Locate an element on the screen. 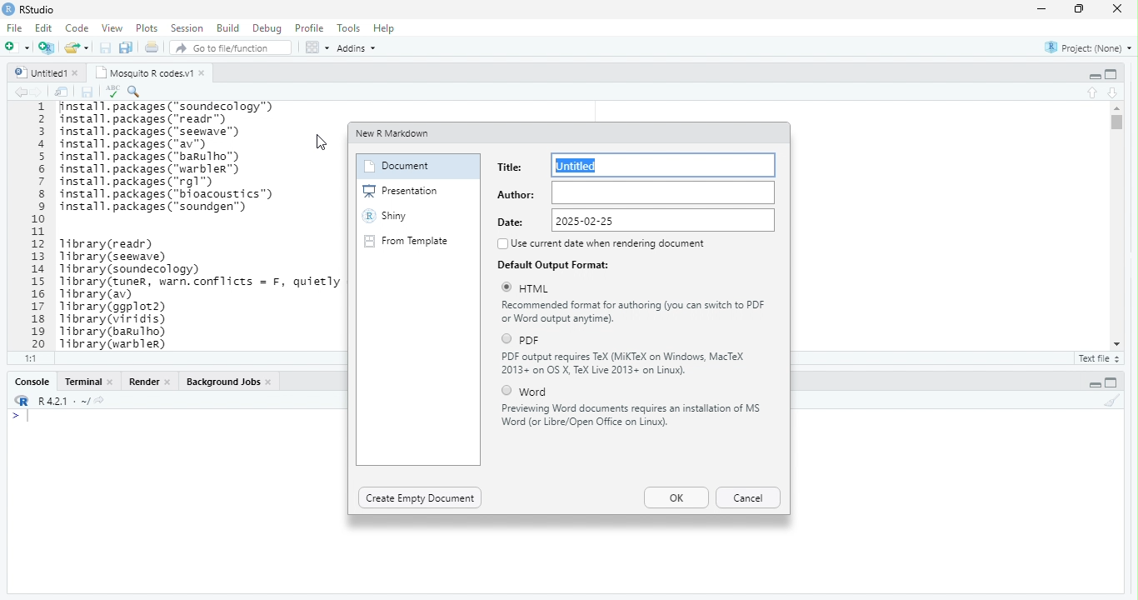 The image size is (1138, 600). Document is located at coordinates (397, 167).